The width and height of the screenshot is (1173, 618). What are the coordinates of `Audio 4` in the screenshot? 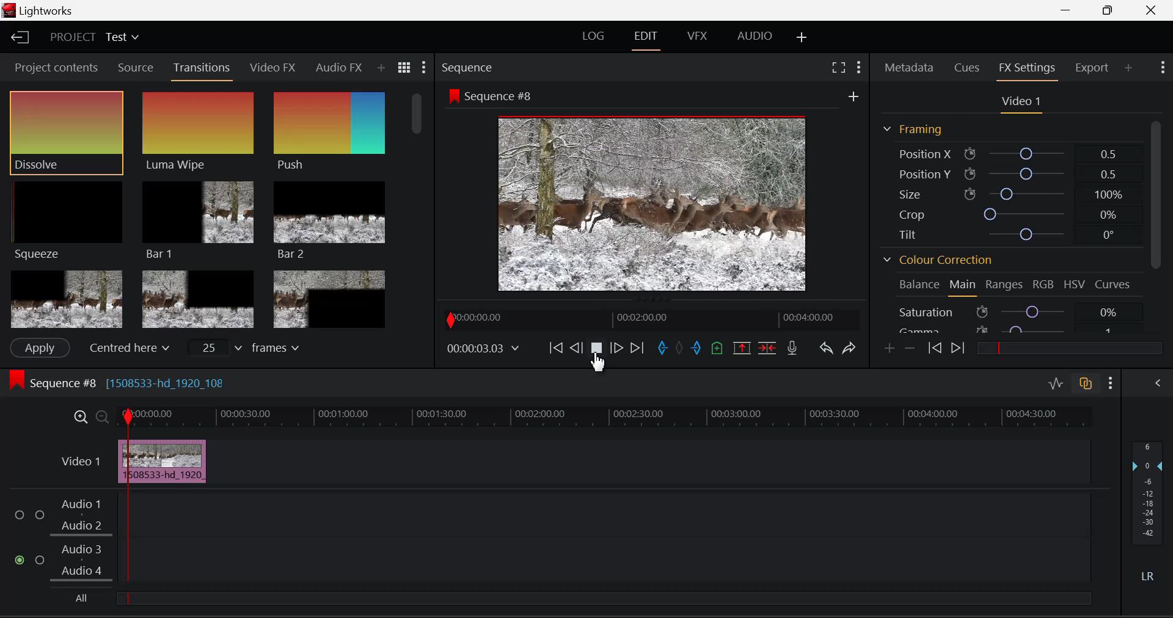 It's located at (82, 571).